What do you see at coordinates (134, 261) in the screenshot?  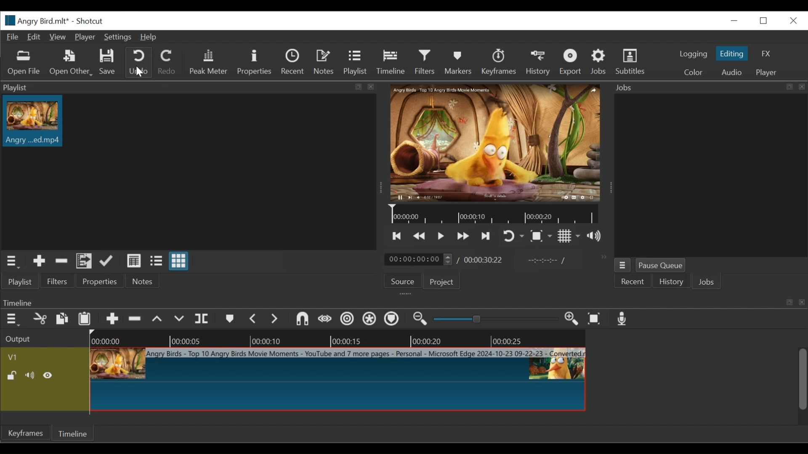 I see `View as details` at bounding box center [134, 261].